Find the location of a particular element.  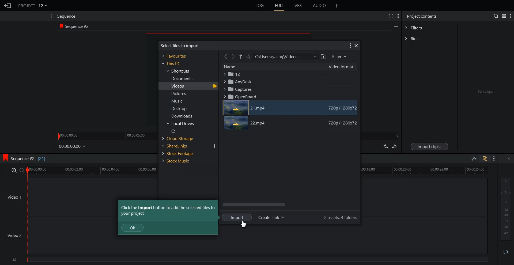

Go Back is located at coordinates (8, 6).